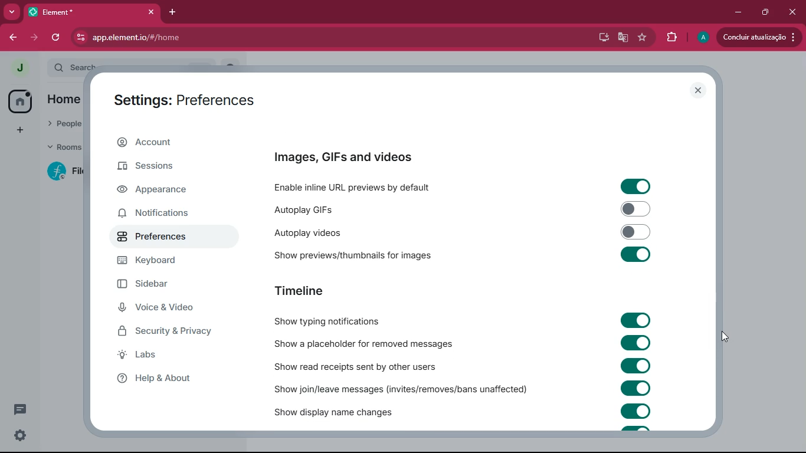  I want to click on toggle on/off, so click(636, 209).